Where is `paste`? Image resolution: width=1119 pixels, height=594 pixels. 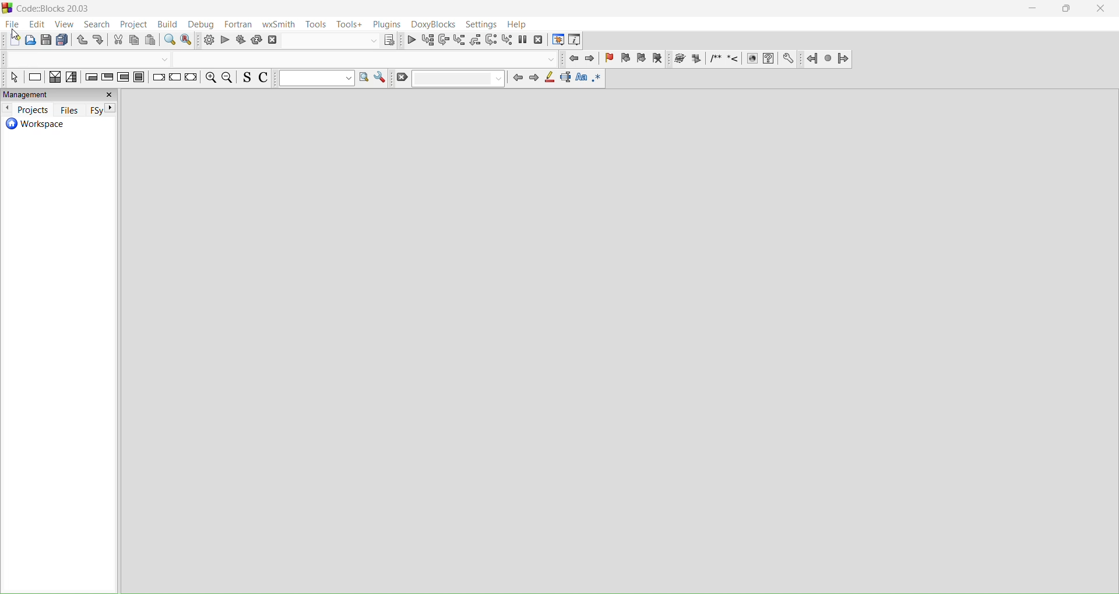
paste is located at coordinates (152, 41).